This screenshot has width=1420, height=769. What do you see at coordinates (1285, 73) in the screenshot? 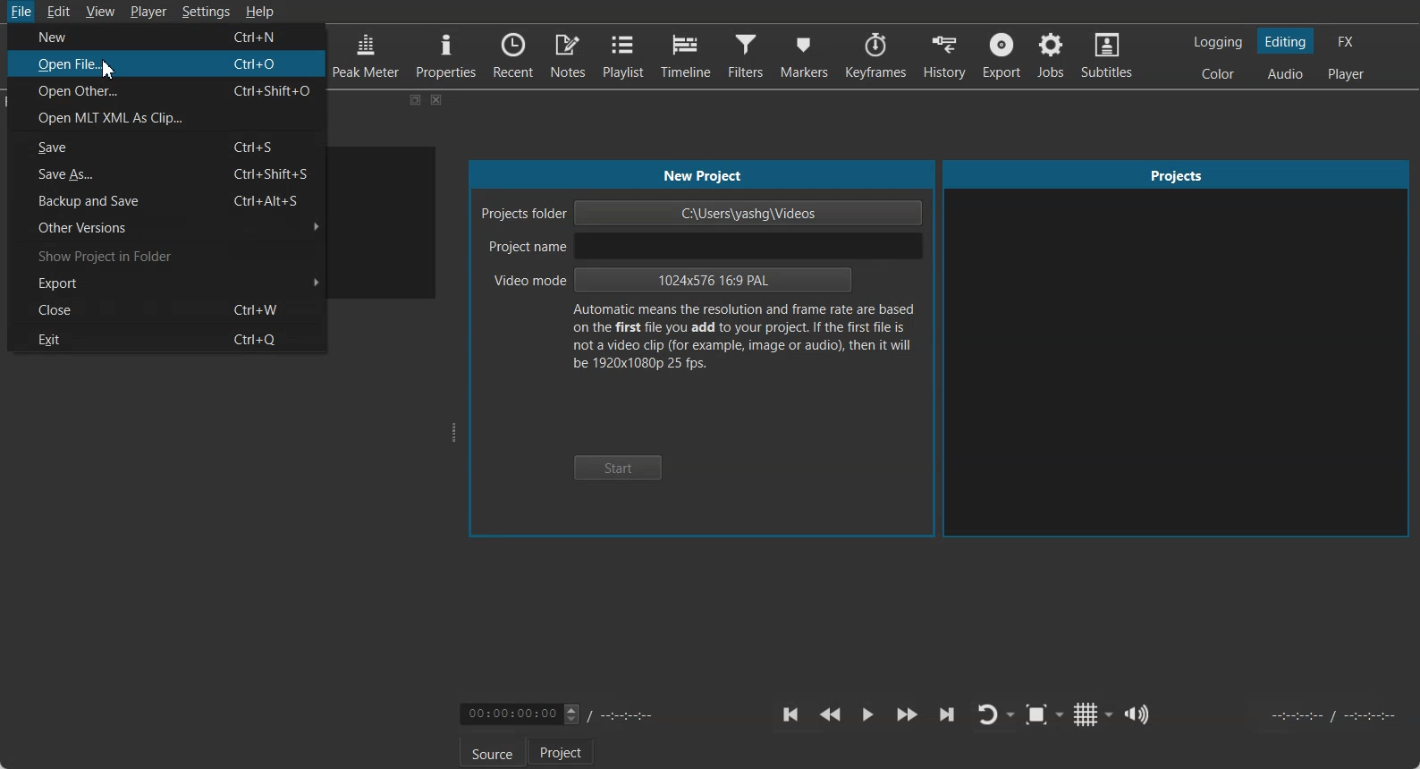
I see `Switch to the Audio layout` at bounding box center [1285, 73].